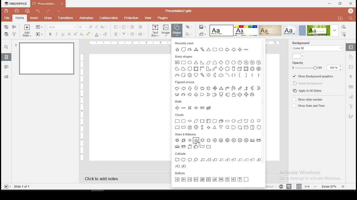 Image resolution: width=357 pixels, height=200 pixels. Describe the element at coordinates (203, 27) in the screenshot. I see `select color theme` at that location.